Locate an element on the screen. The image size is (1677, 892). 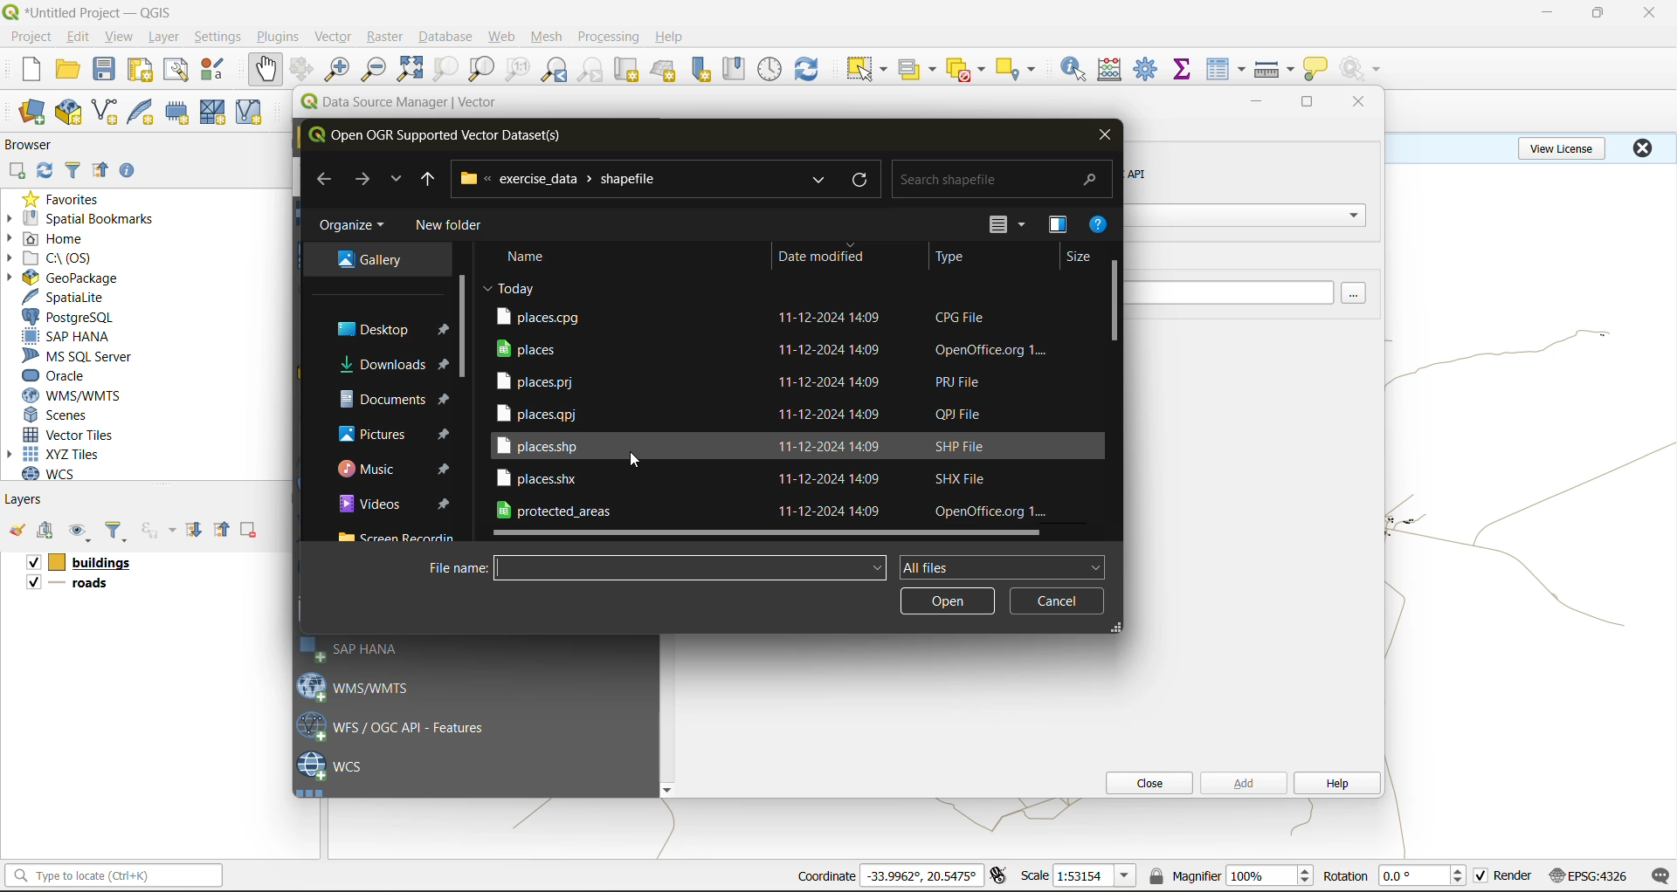
vector tiles is located at coordinates (72, 433).